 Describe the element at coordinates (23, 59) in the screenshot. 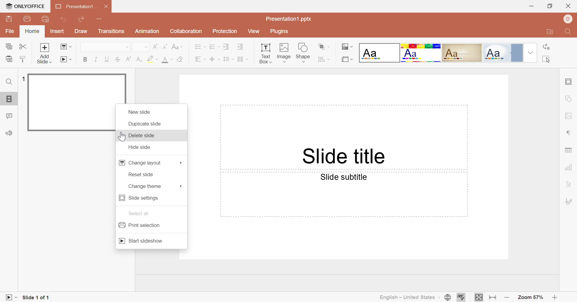

I see `Copy Style` at that location.